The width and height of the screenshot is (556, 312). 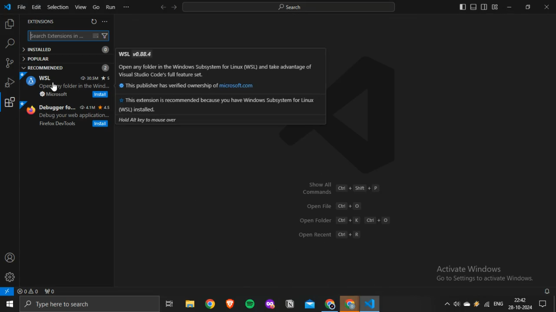 What do you see at coordinates (40, 22) in the screenshot?
I see `EXTENSIONS` at bounding box center [40, 22].